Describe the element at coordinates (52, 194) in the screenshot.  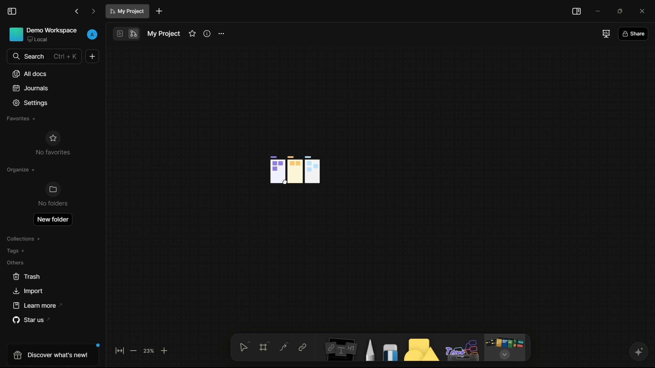
I see `no folders` at that location.